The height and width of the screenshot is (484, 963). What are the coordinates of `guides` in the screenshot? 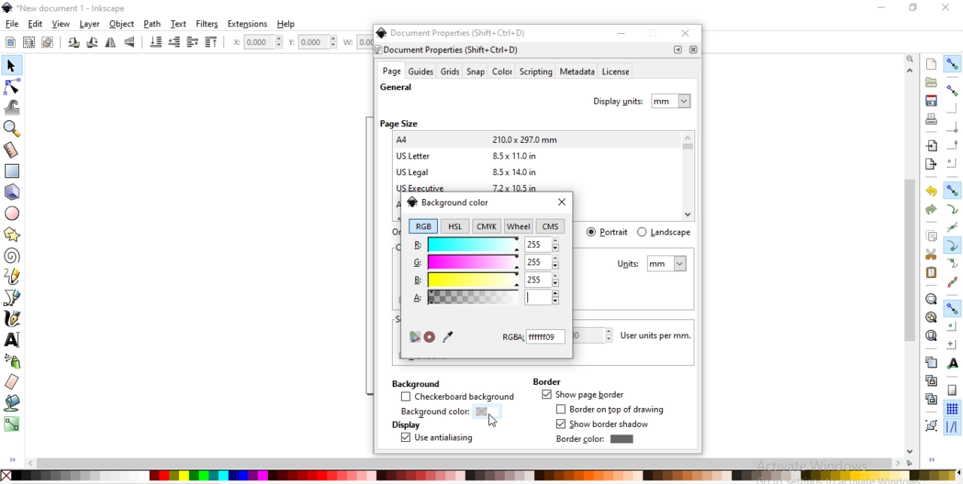 It's located at (421, 71).